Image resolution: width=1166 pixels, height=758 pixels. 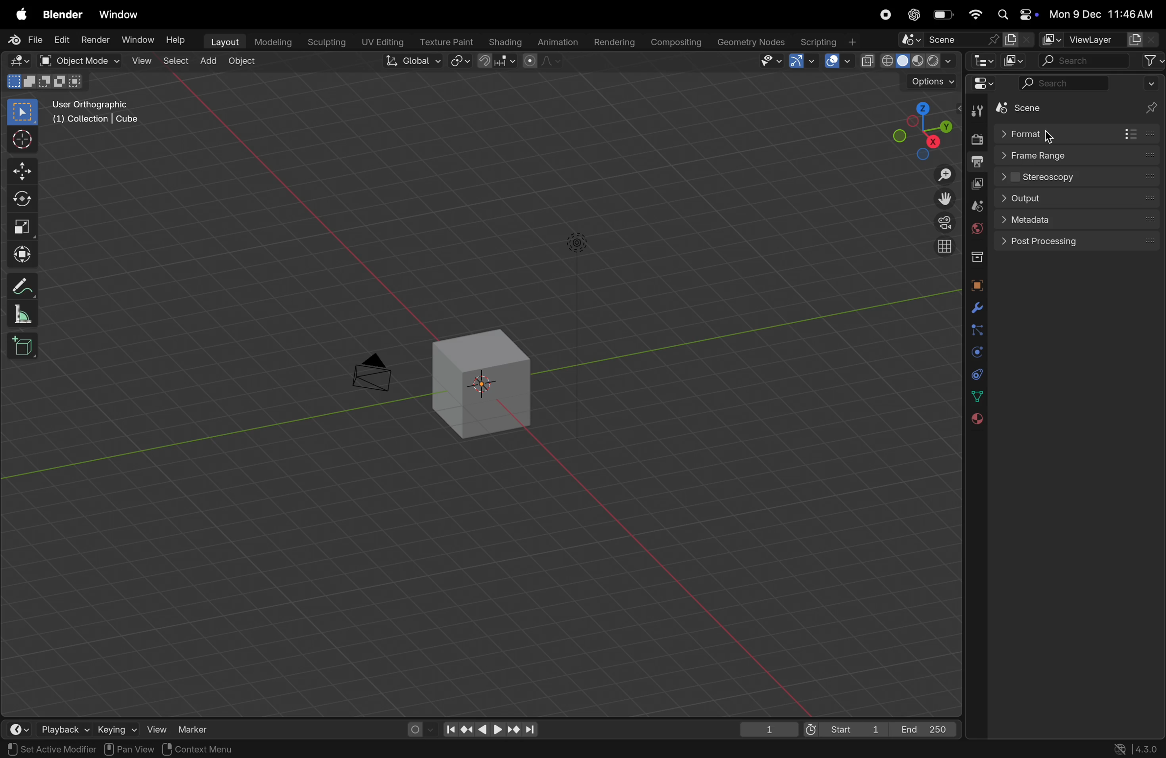 I want to click on region, so click(x=98, y=749).